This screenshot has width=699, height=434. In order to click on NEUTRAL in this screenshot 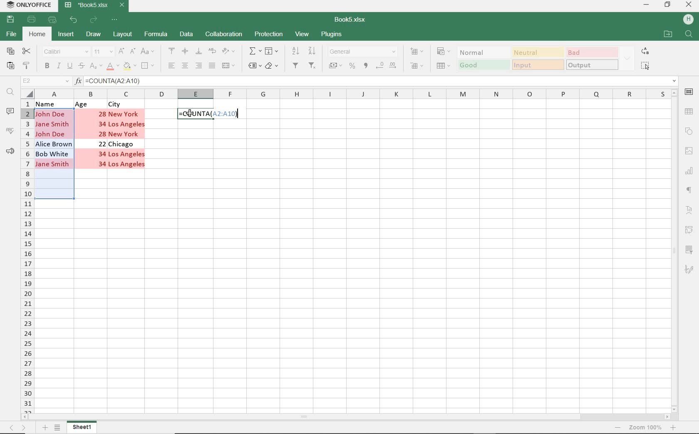, I will do `click(537, 52)`.